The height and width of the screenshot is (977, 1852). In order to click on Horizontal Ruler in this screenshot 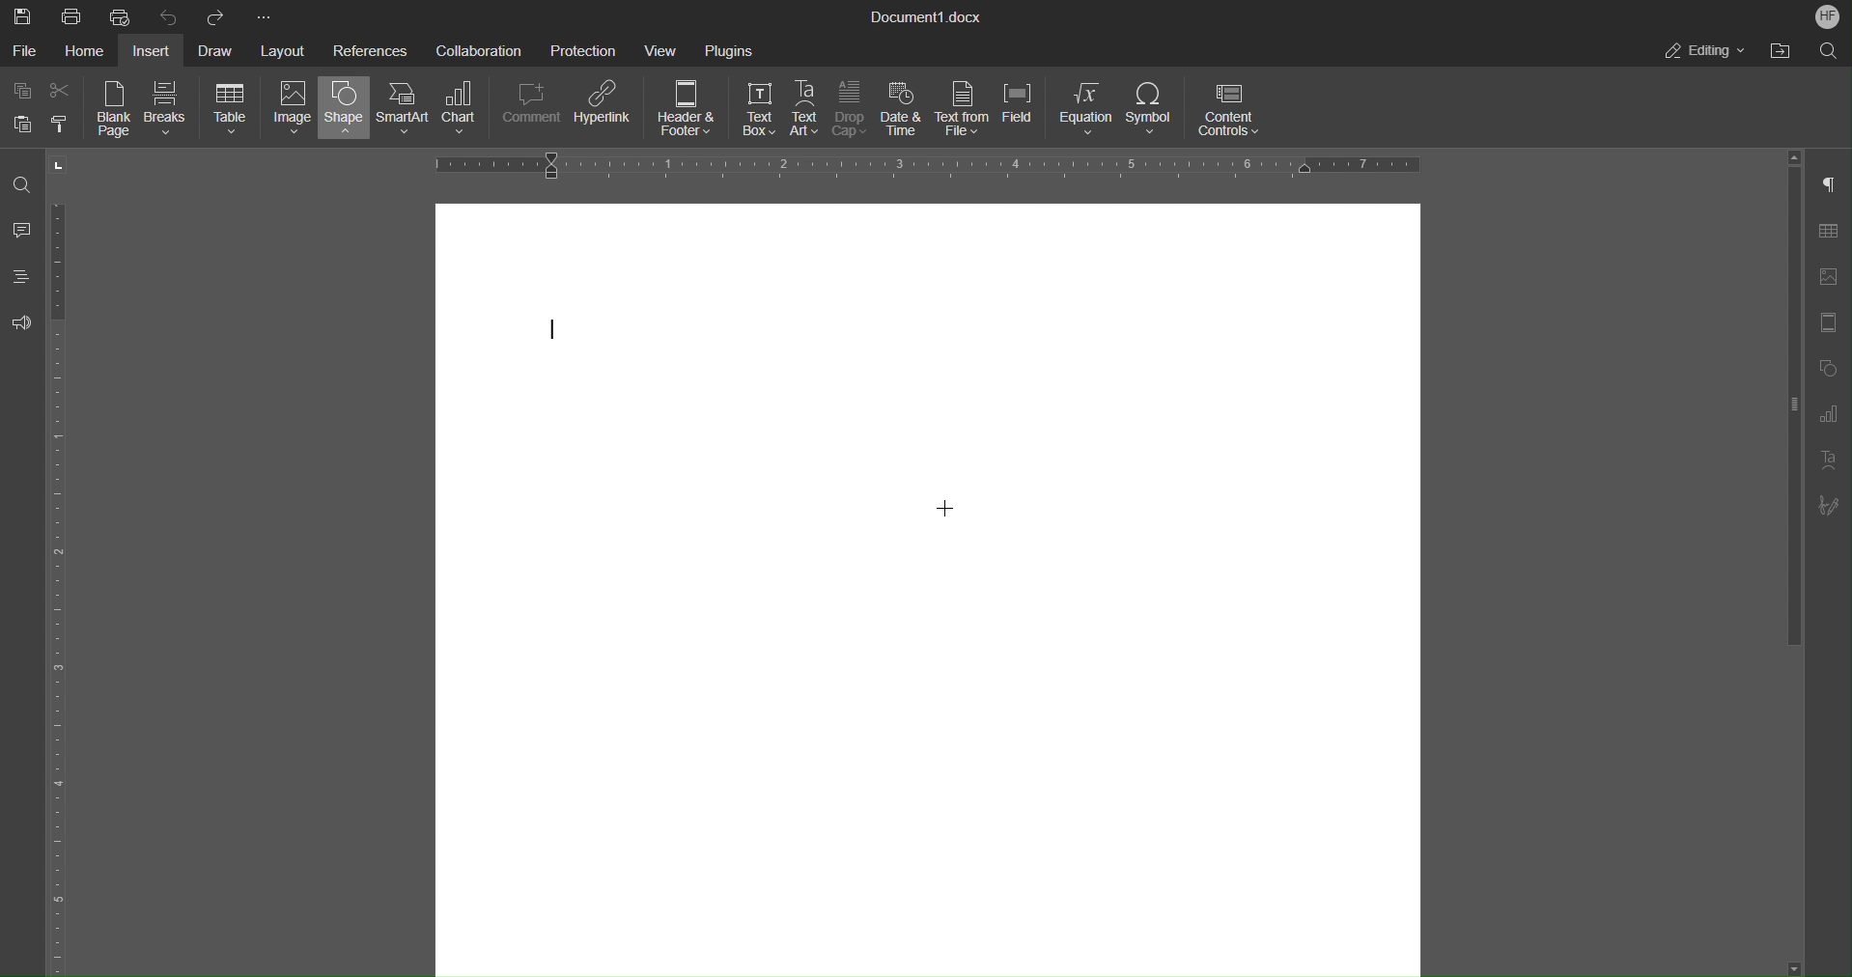, I will do `click(66, 588)`.